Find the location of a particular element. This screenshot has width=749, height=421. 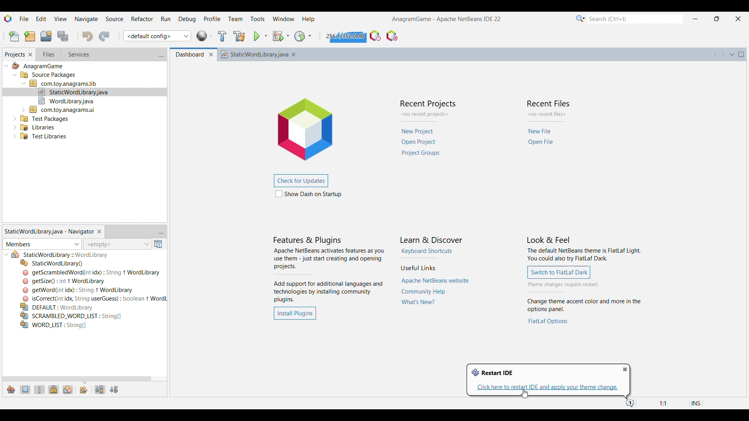

 is located at coordinates (63, 109).